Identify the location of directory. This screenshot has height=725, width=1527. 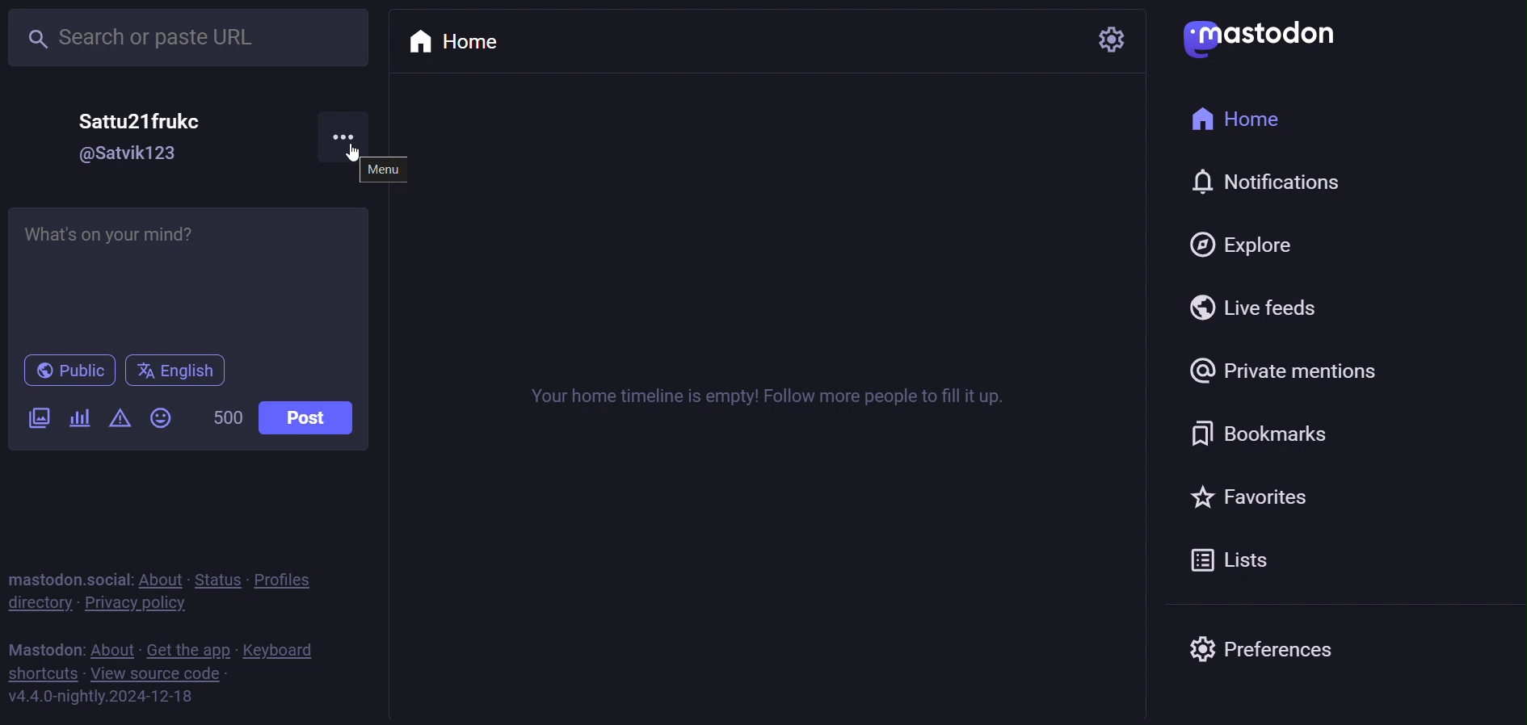
(40, 607).